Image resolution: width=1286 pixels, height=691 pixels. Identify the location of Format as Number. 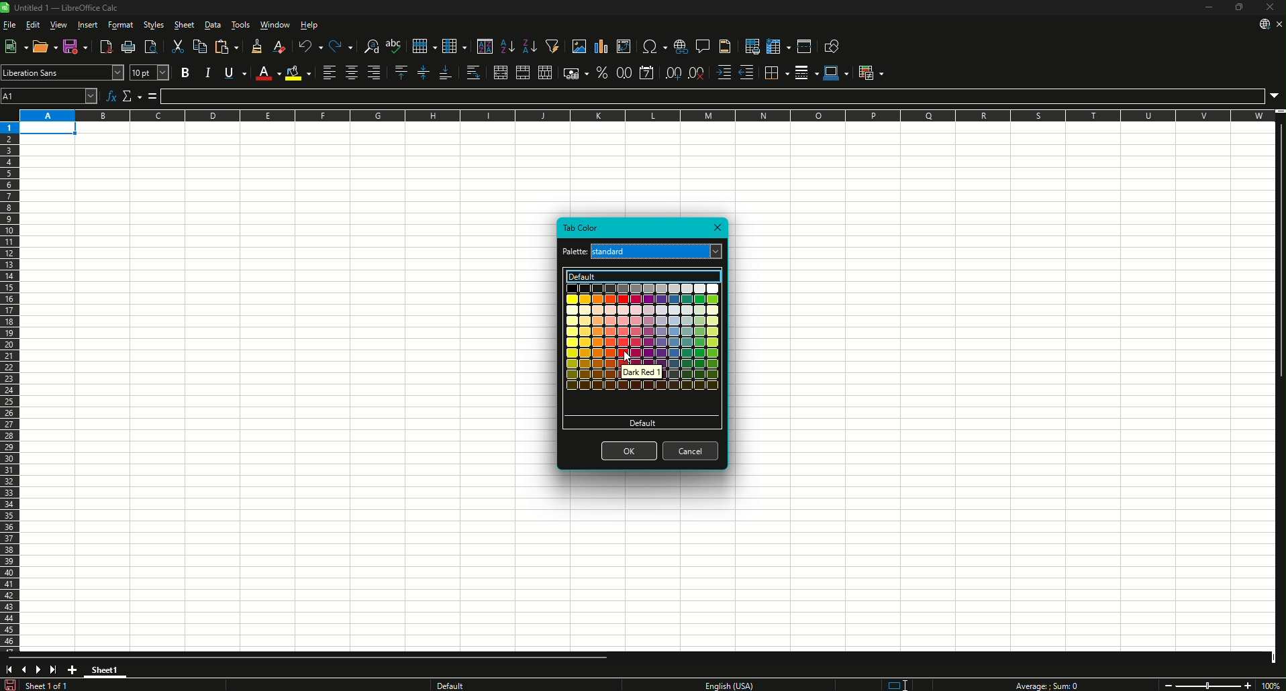
(624, 72).